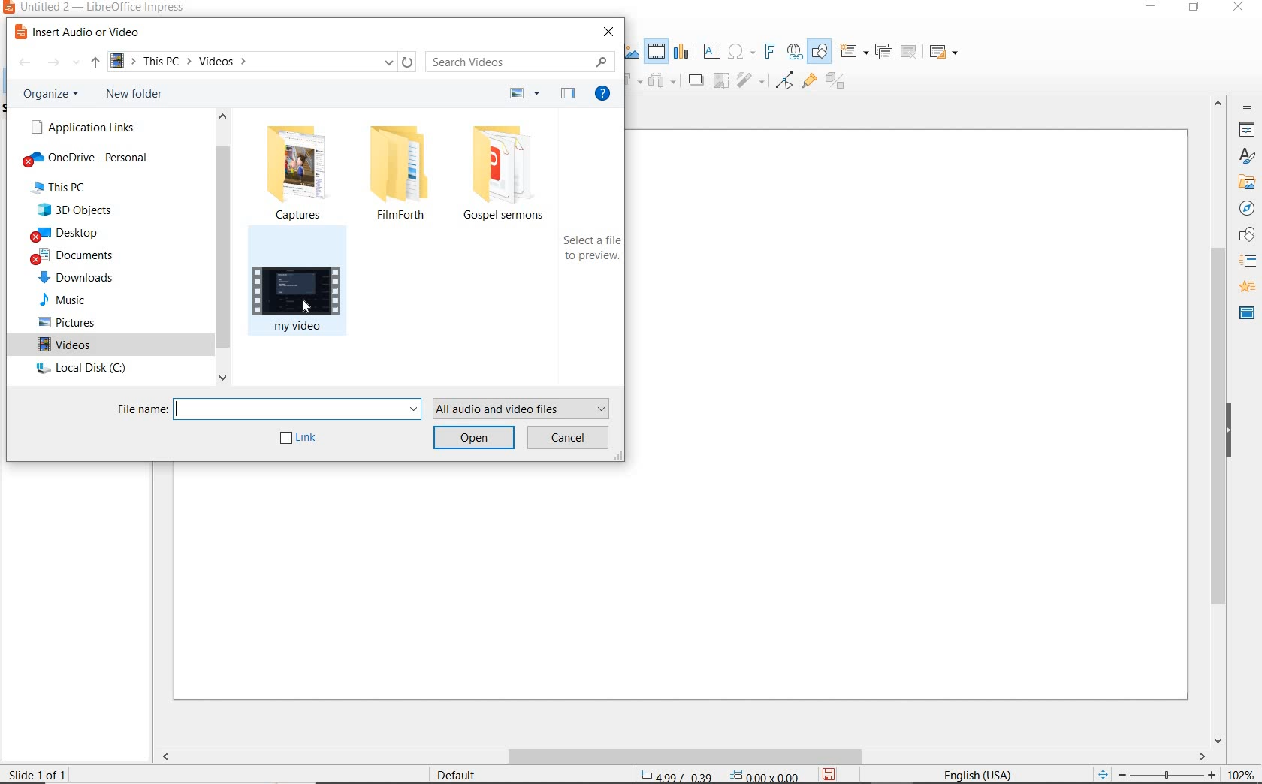  Describe the element at coordinates (41, 773) in the screenshot. I see `SLIDE 1 OF 1` at that location.